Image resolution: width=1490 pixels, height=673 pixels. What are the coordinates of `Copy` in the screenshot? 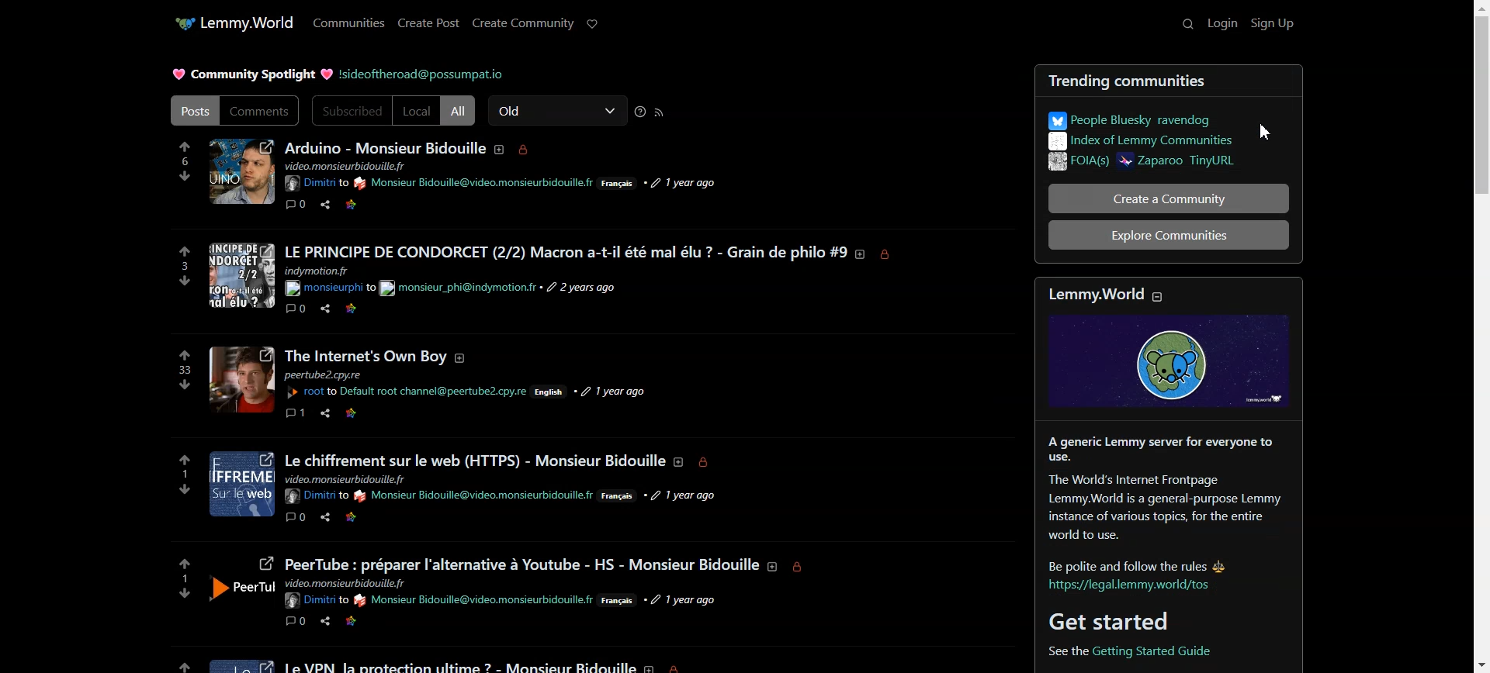 It's located at (408, 205).